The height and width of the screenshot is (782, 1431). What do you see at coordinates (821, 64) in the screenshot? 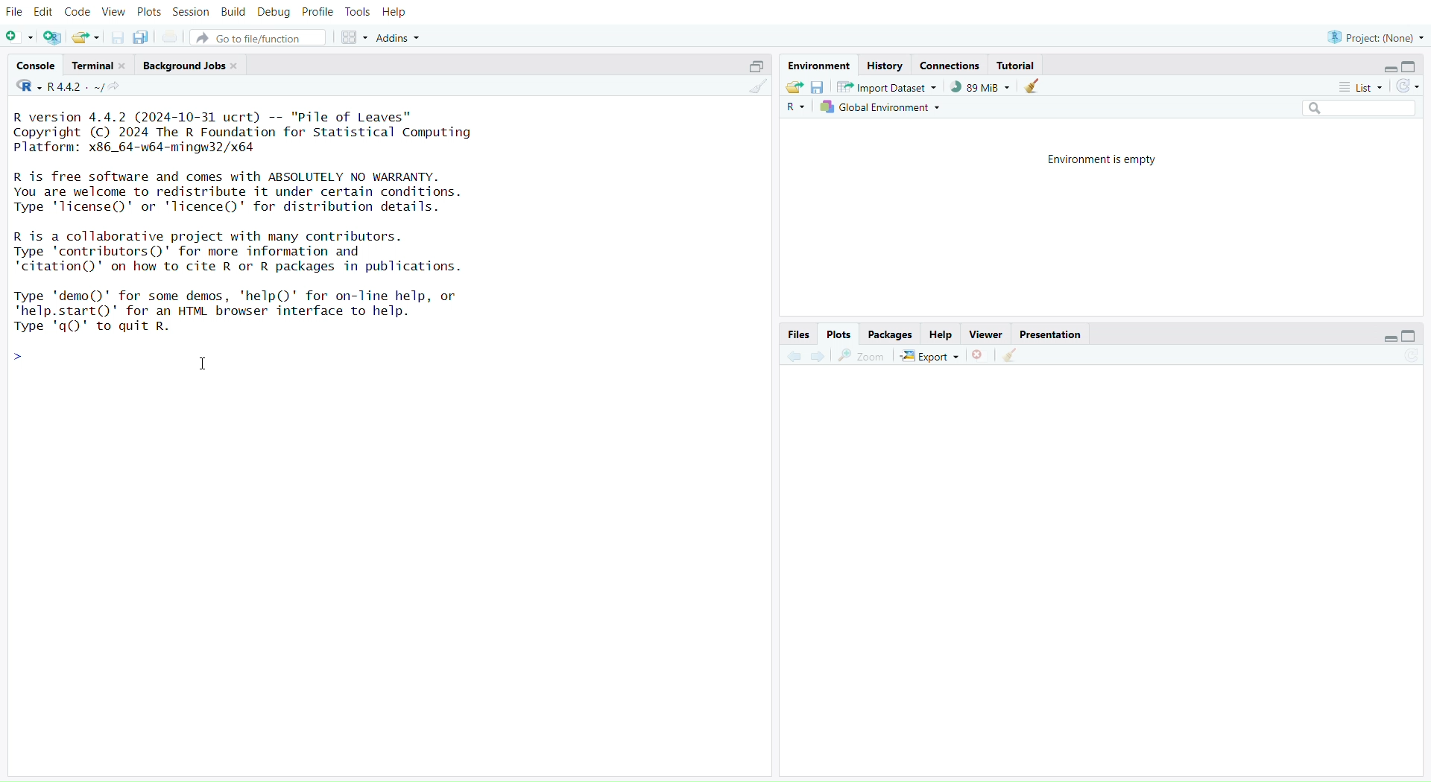
I see `Environment` at bounding box center [821, 64].